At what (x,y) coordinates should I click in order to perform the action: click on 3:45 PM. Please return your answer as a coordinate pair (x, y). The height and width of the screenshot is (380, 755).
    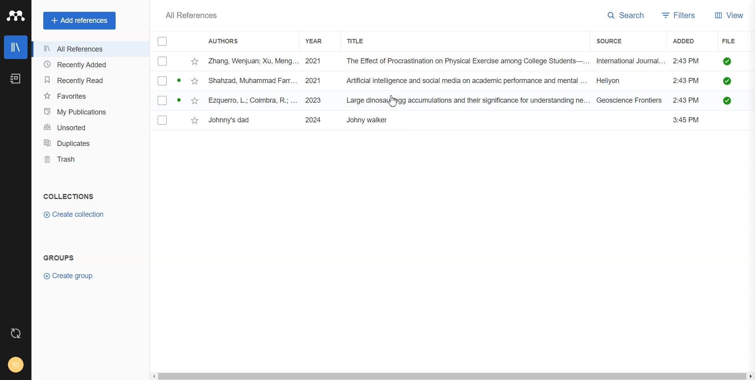
    Looking at the image, I should click on (687, 120).